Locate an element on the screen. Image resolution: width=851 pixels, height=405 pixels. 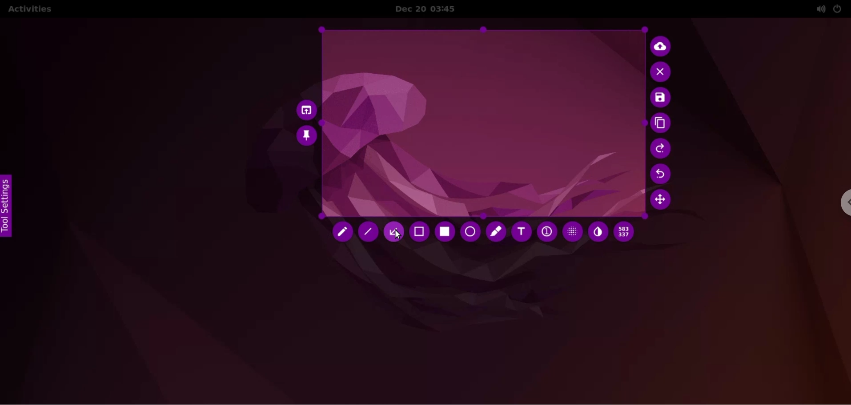
copy to clipboard is located at coordinates (662, 124).